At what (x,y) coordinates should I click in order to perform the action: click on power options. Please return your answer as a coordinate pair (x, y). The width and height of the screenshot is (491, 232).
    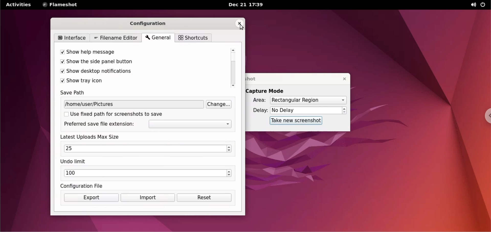
    Looking at the image, I should click on (484, 5).